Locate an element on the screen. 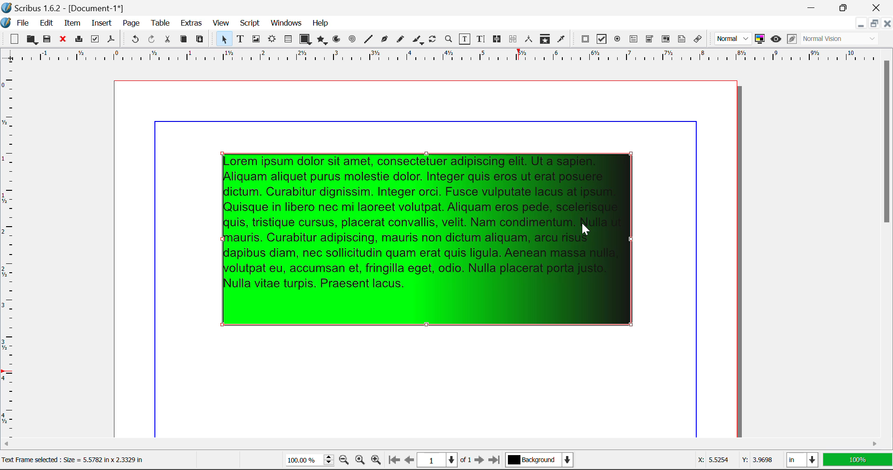 The width and height of the screenshot is (893, 470). Next Page is located at coordinates (479, 461).